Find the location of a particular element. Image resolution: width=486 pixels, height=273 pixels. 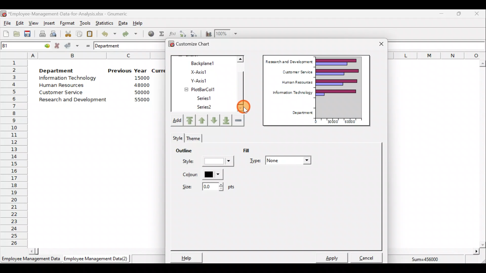

View is located at coordinates (33, 23).